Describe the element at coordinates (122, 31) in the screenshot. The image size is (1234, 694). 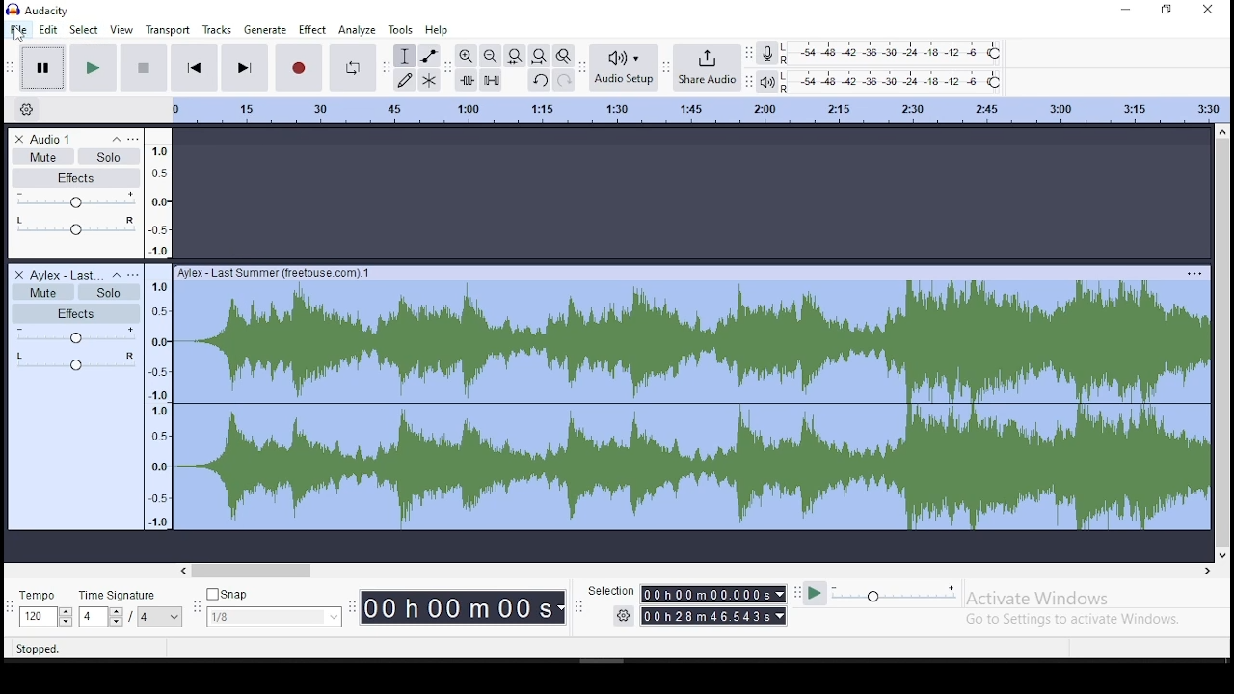
I see `view` at that location.